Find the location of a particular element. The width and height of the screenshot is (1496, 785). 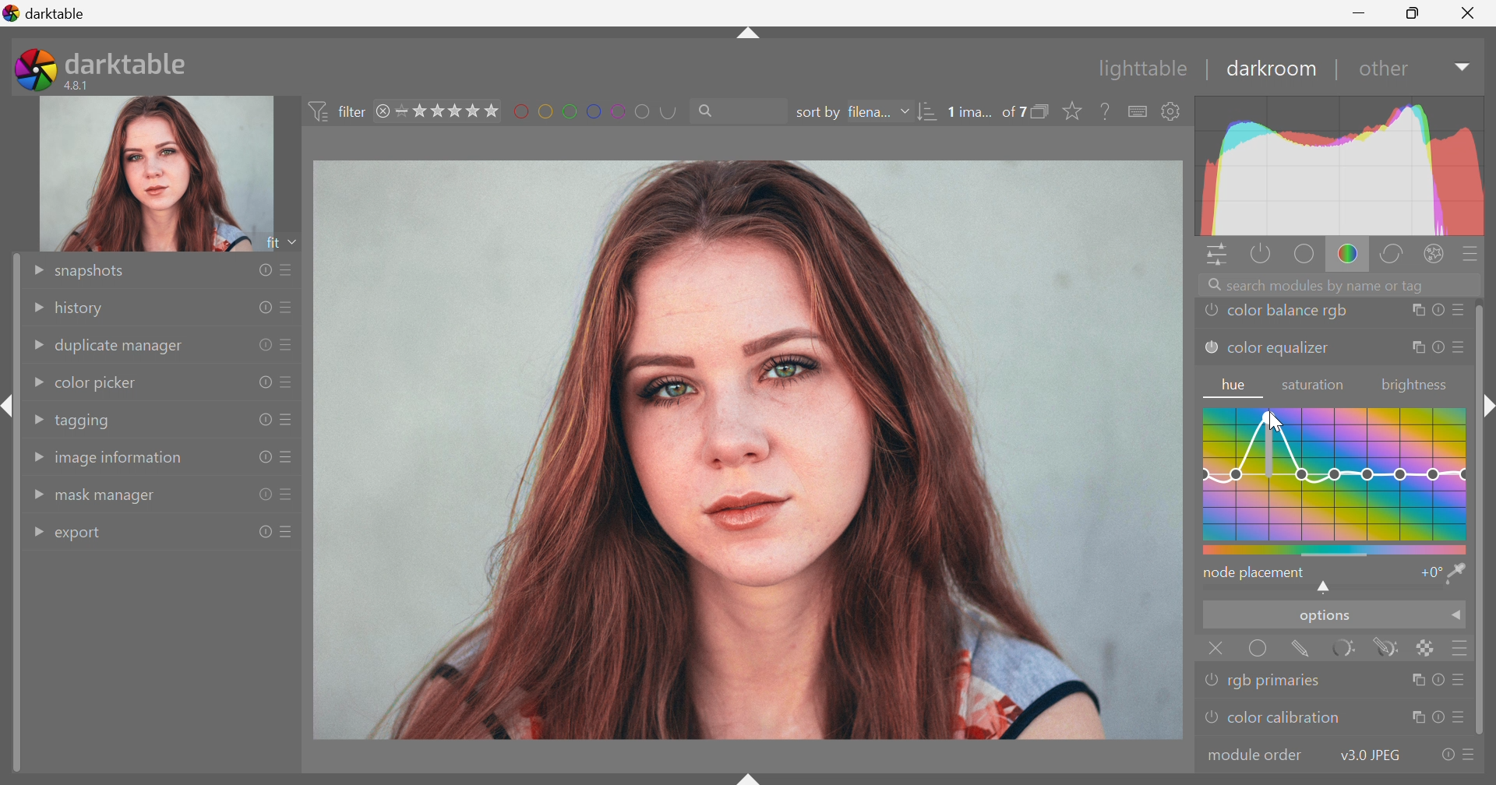

Minimize is located at coordinates (1358, 12).